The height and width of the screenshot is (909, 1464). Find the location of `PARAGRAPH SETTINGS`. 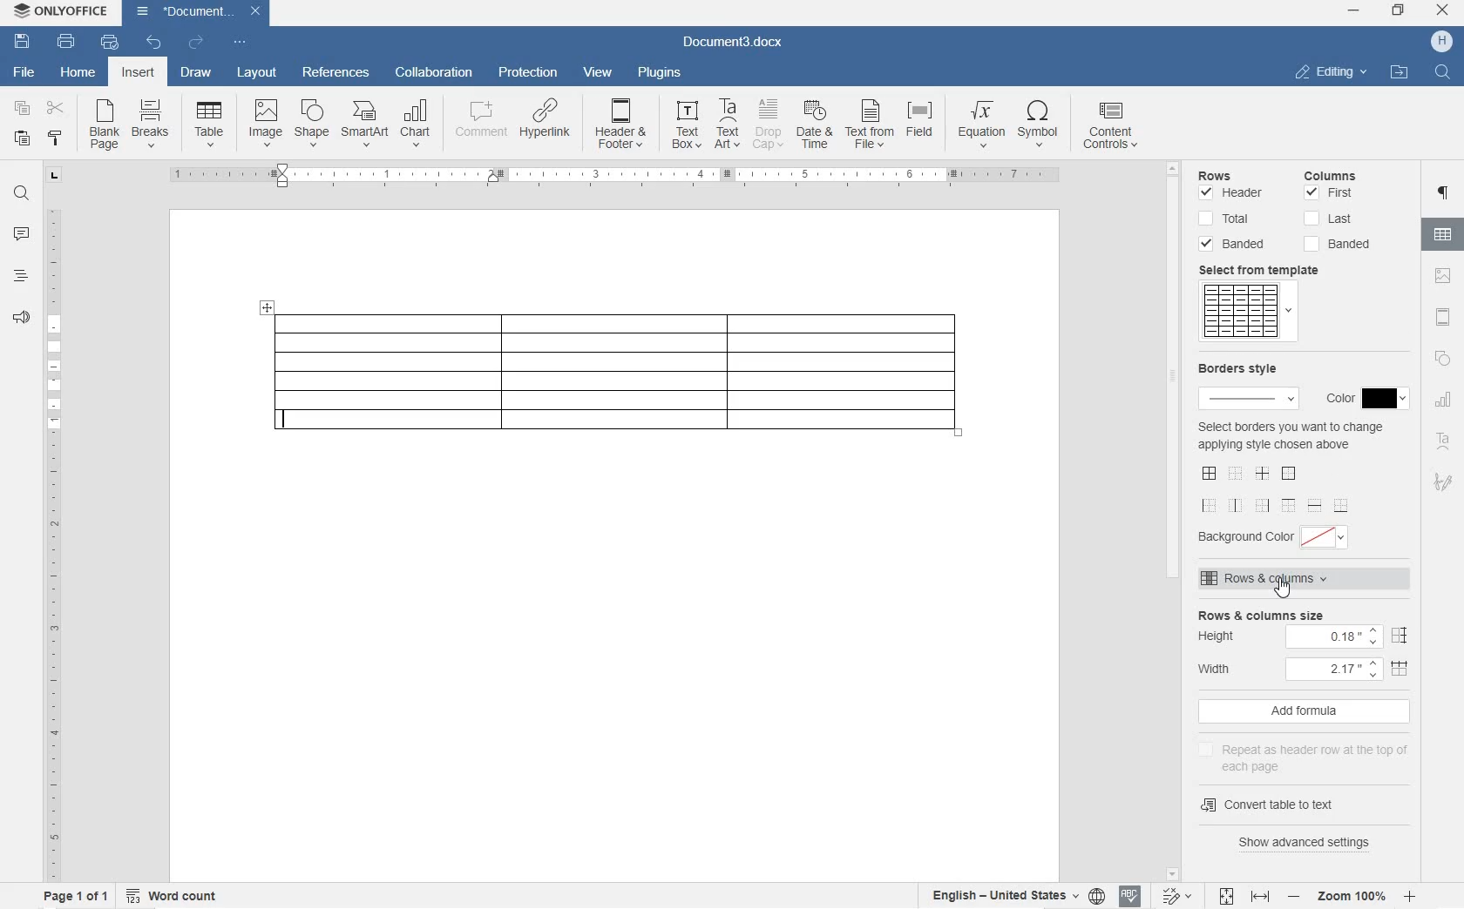

PARAGRAPH SETTINGS is located at coordinates (1444, 194).